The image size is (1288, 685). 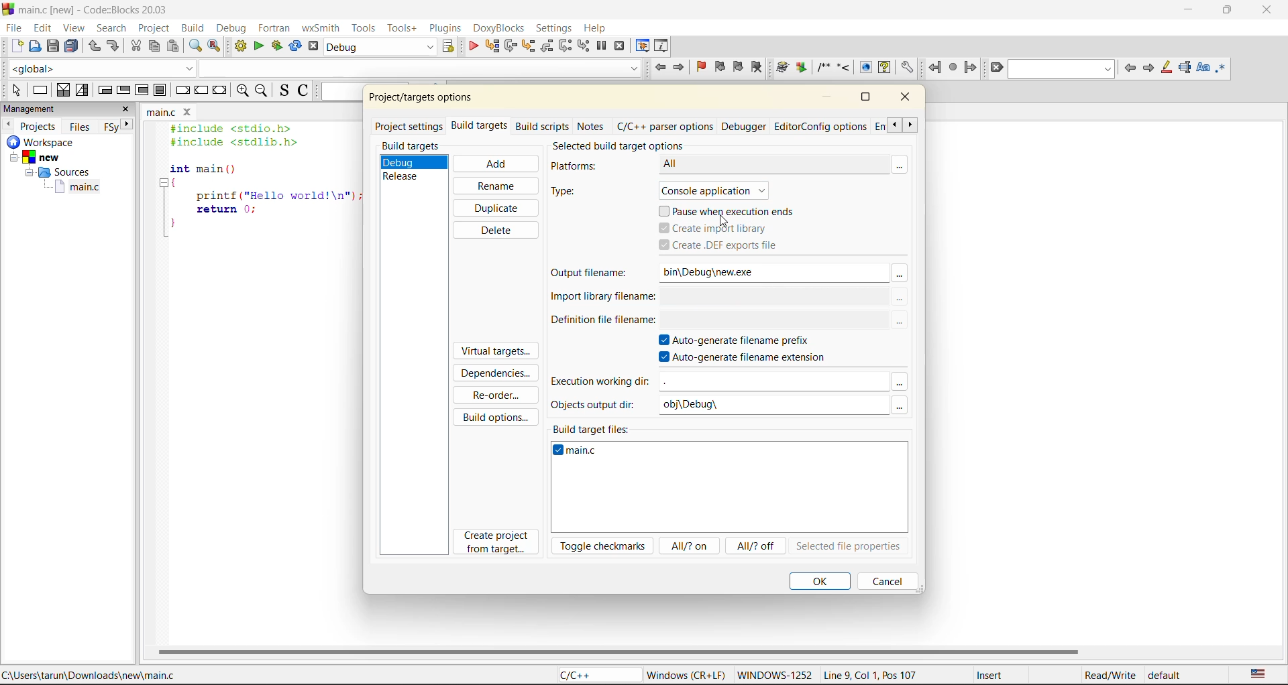 I want to click on all/?on, so click(x=688, y=544).